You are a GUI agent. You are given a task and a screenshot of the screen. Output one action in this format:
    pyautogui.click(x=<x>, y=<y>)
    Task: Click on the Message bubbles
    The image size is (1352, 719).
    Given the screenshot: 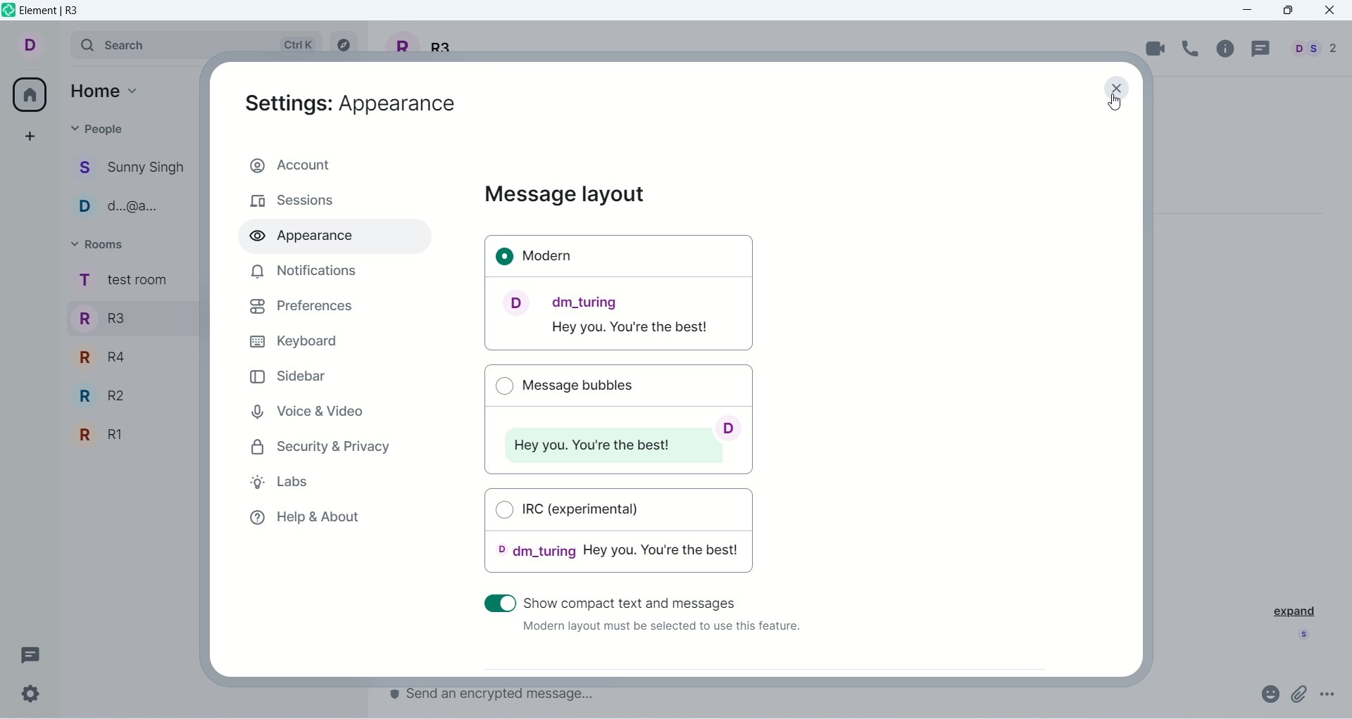 What is the action you would take?
    pyautogui.click(x=617, y=416)
    